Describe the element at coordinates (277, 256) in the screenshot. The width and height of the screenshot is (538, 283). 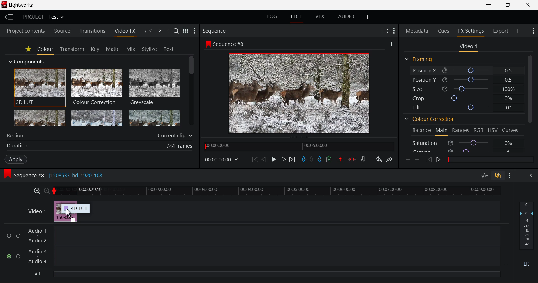
I see `Audio Track` at that location.